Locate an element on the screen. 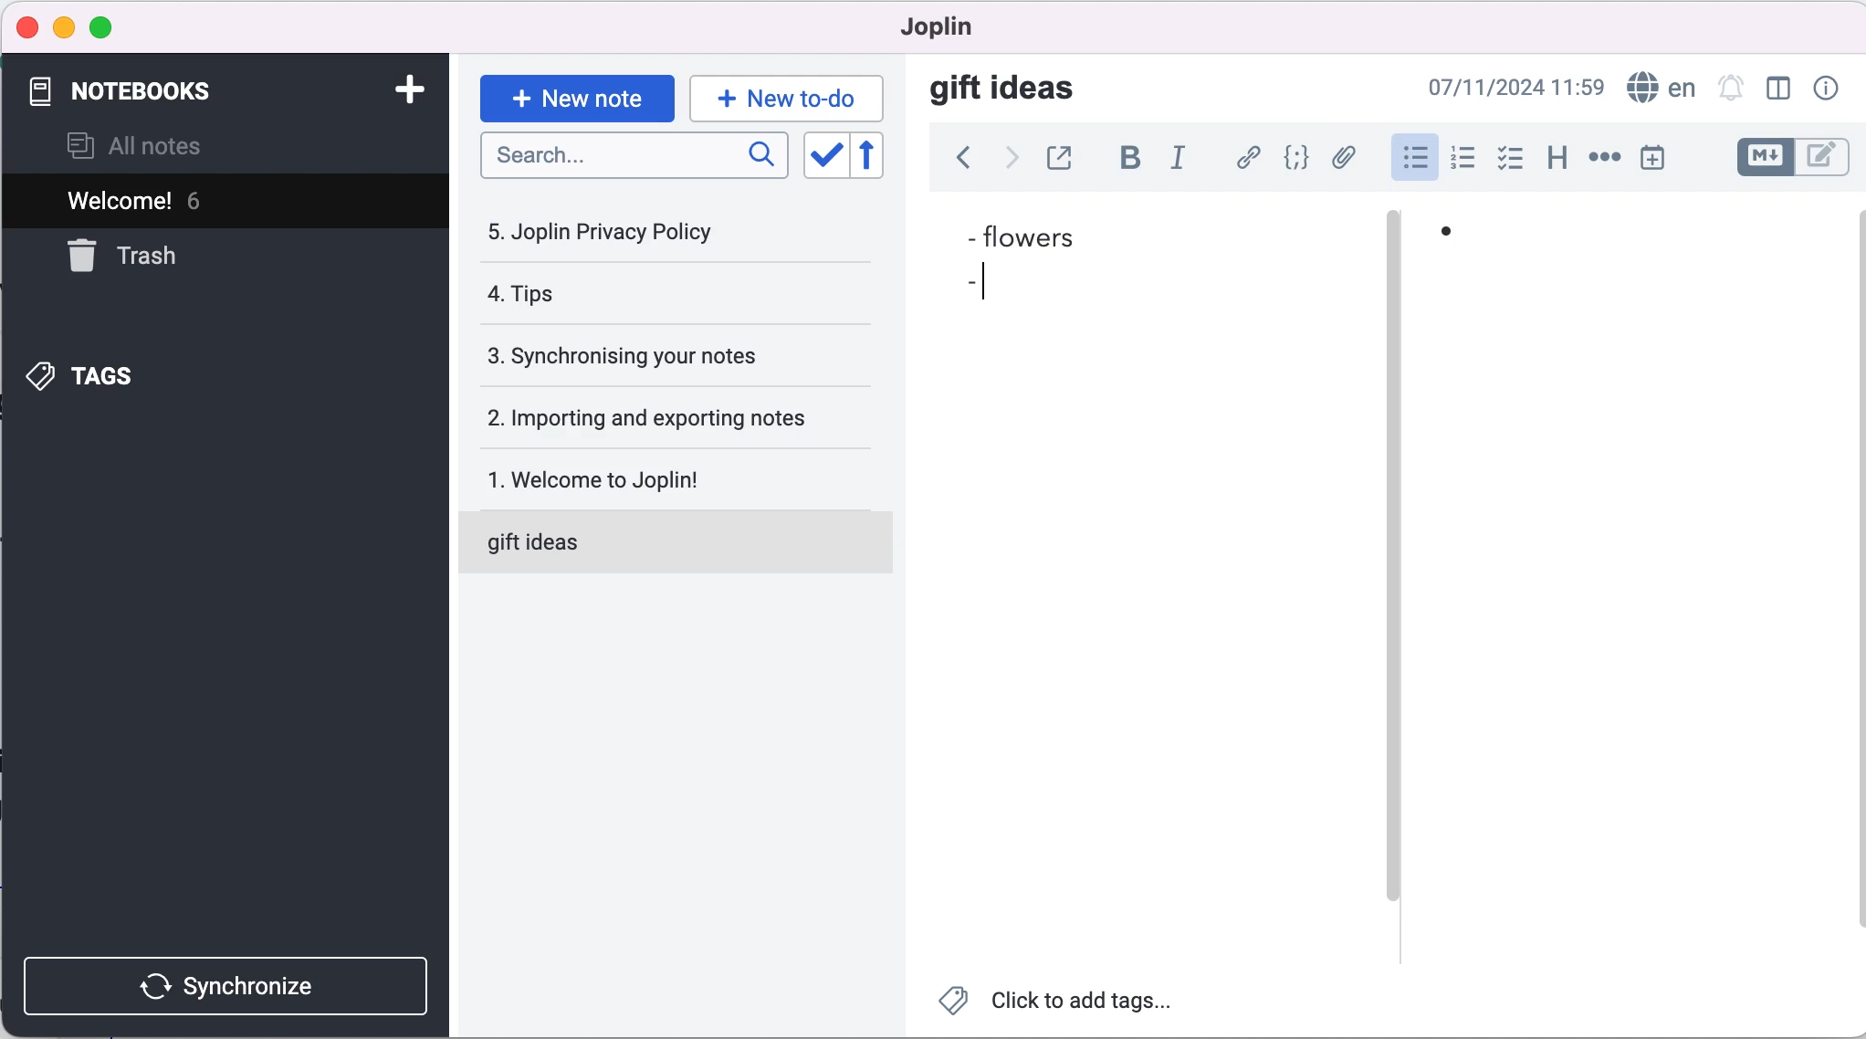 The height and width of the screenshot is (1039, 1866). all notes is located at coordinates (159, 144).